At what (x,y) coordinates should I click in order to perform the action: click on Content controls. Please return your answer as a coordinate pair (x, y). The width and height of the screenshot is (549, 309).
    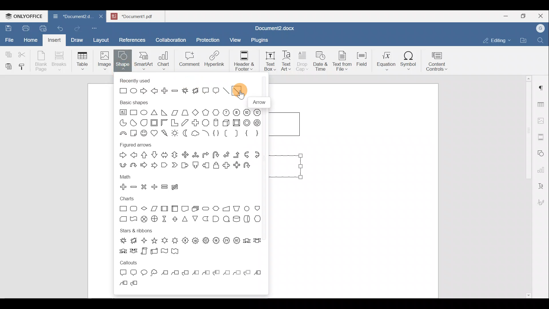
    Looking at the image, I should click on (438, 63).